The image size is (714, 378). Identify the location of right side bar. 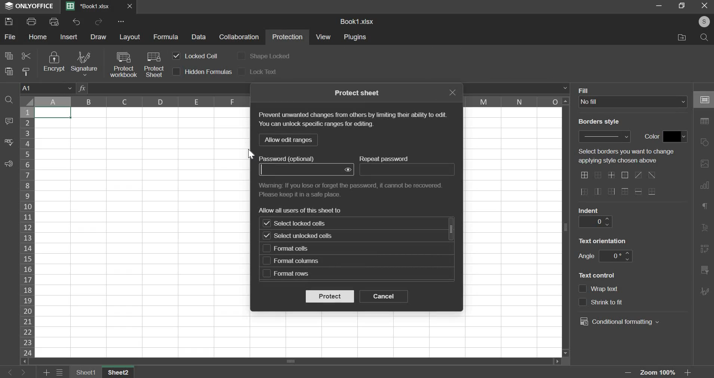
(705, 121).